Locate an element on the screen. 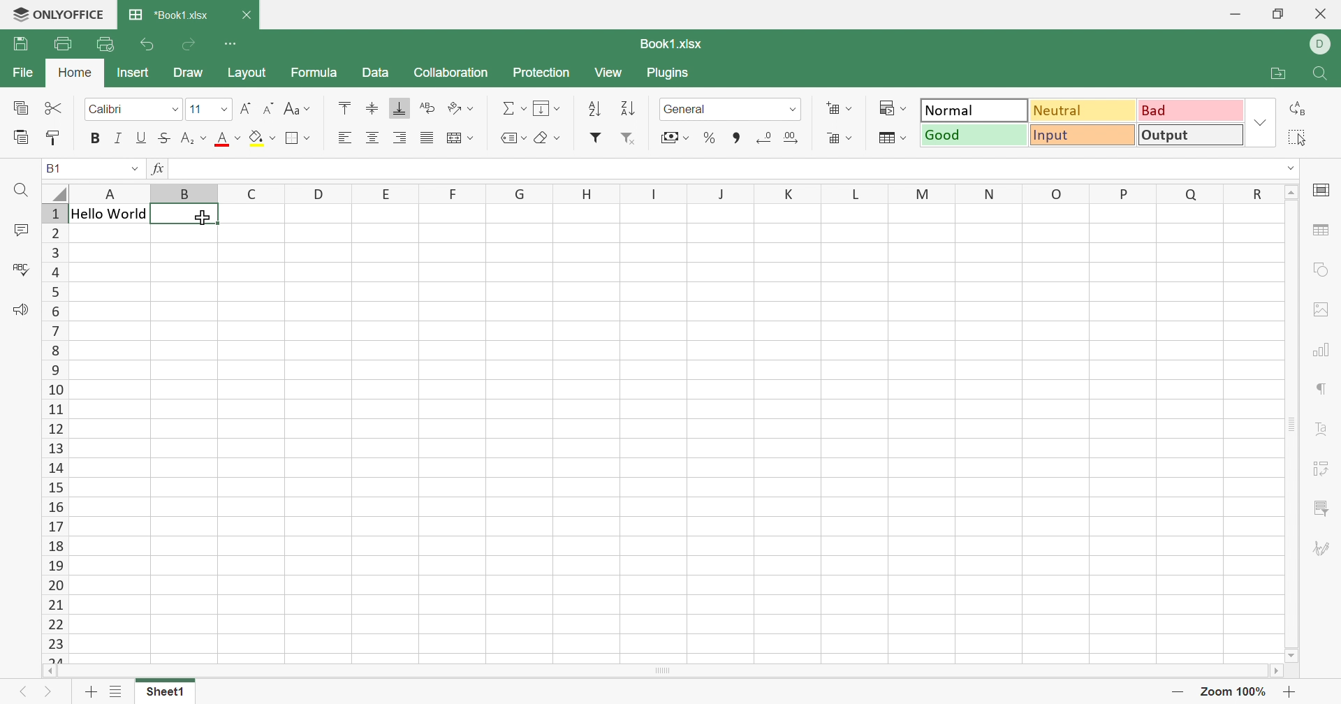 Image resolution: width=1341 pixels, height=704 pixels. Zoom 100% is located at coordinates (1233, 692).